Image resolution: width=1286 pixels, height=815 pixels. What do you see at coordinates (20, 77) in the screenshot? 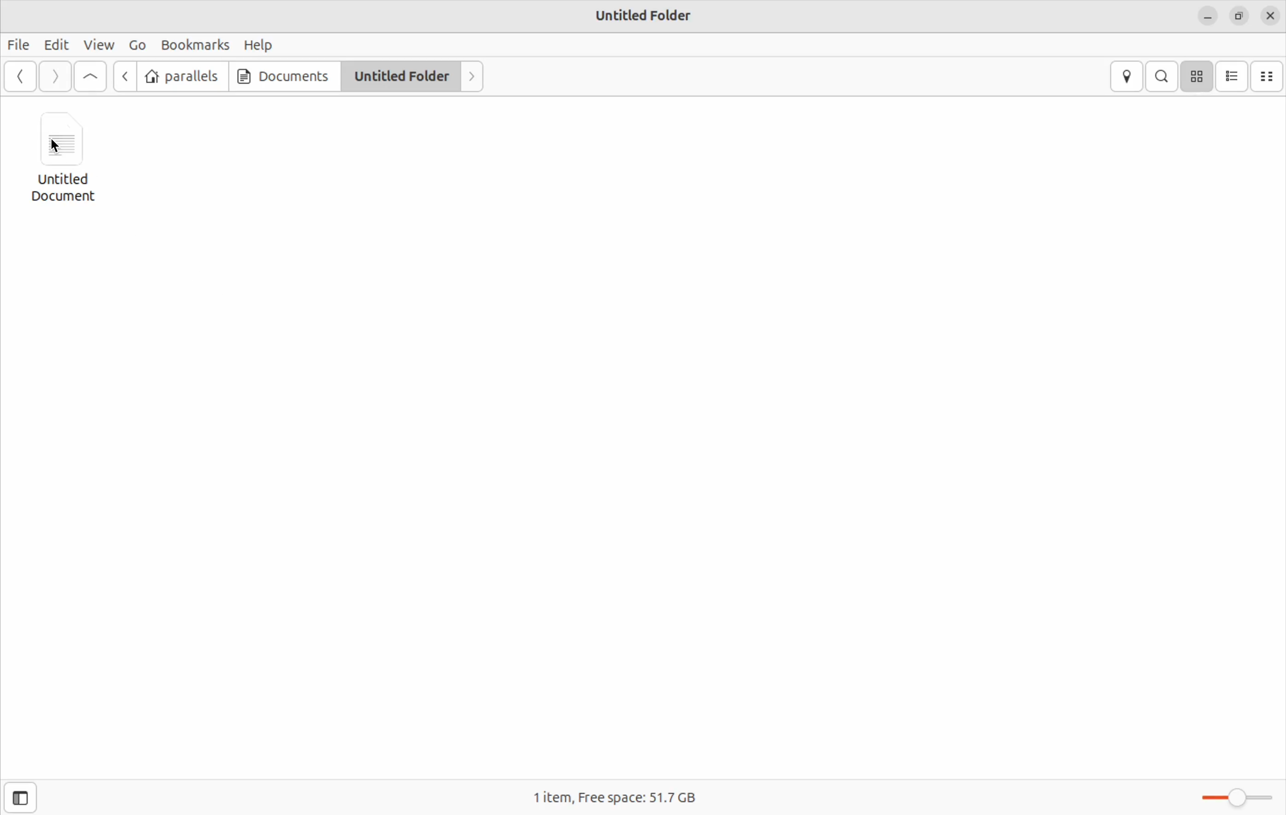
I see `backward` at bounding box center [20, 77].